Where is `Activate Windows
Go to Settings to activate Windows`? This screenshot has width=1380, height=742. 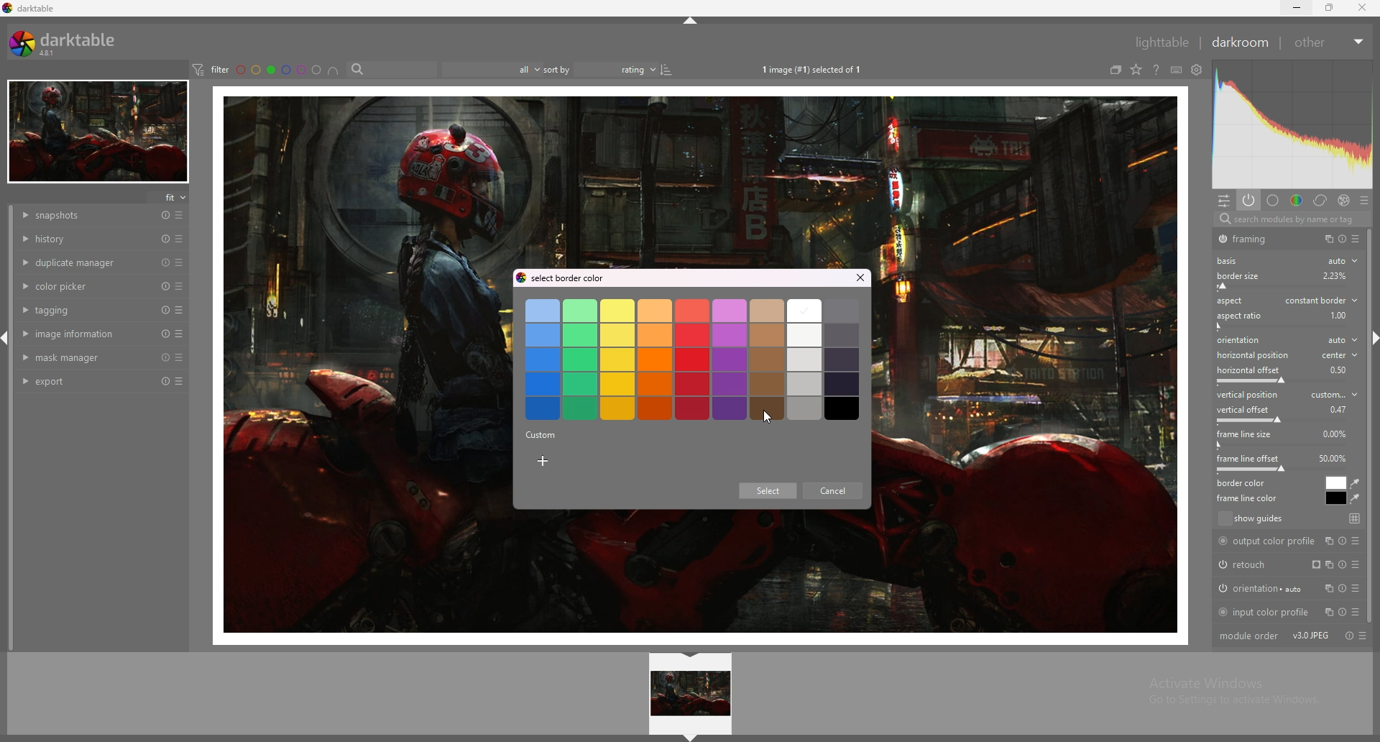
Activate Windows
Go to Settings to activate Windows is located at coordinates (1230, 695).